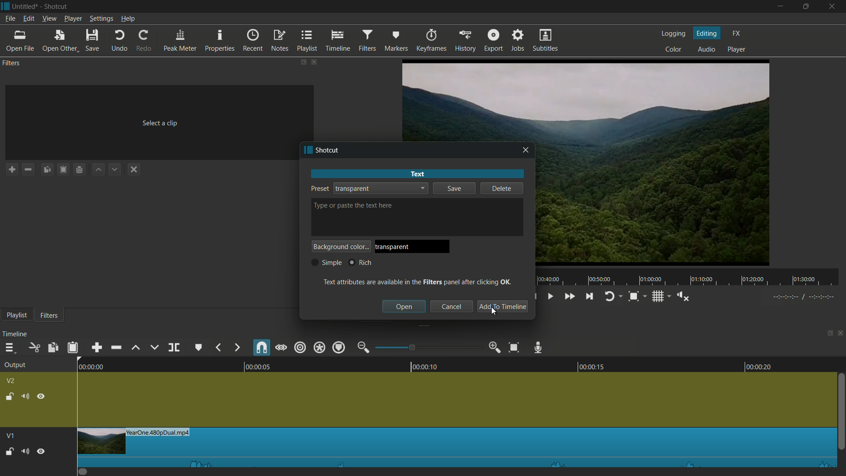 Image resolution: width=846 pixels, height=476 pixels. Describe the element at coordinates (707, 33) in the screenshot. I see `editing` at that location.